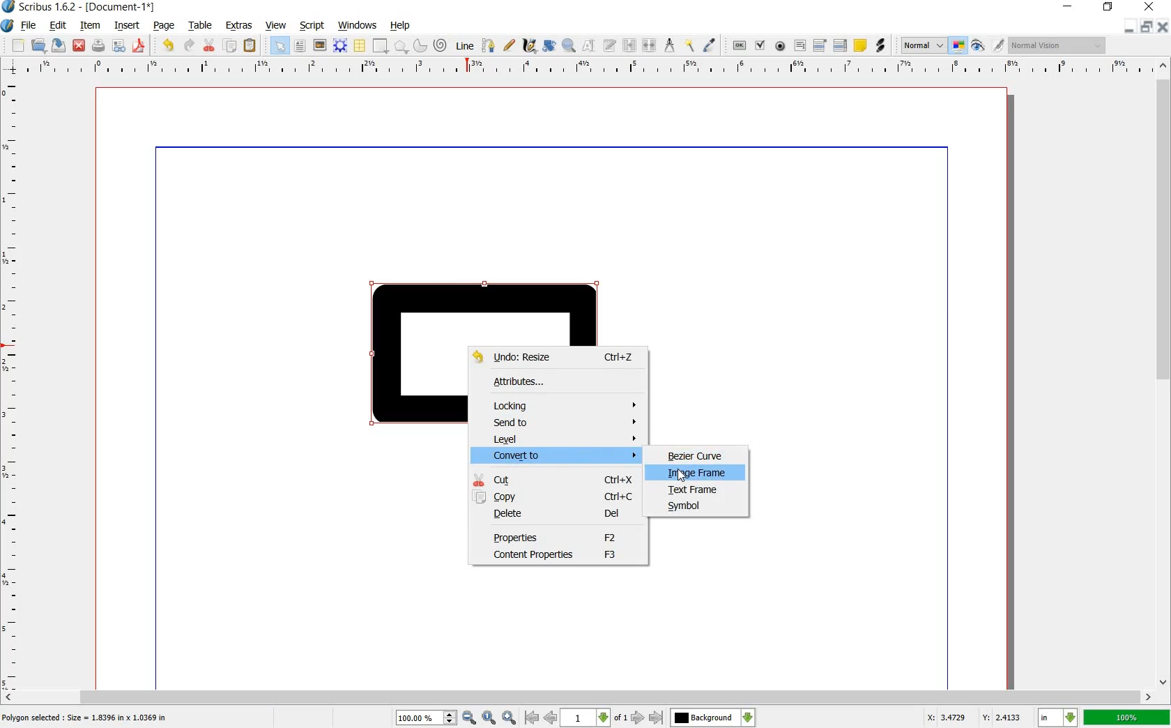 This screenshot has height=728, width=1171. I want to click on view, so click(276, 26).